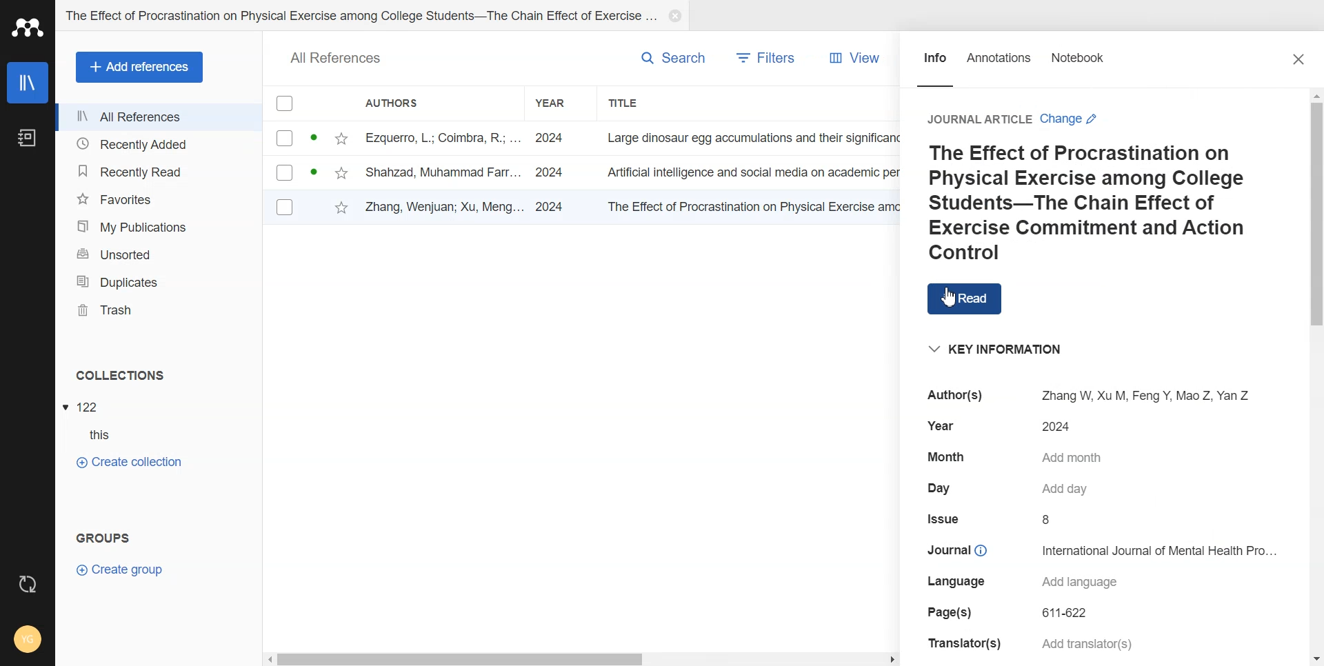 The width and height of the screenshot is (1324, 666). I want to click on View, so click(851, 59).